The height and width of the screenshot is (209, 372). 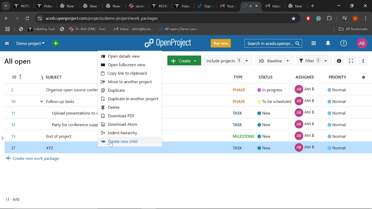 I want to click on profile, so click(x=355, y=18).